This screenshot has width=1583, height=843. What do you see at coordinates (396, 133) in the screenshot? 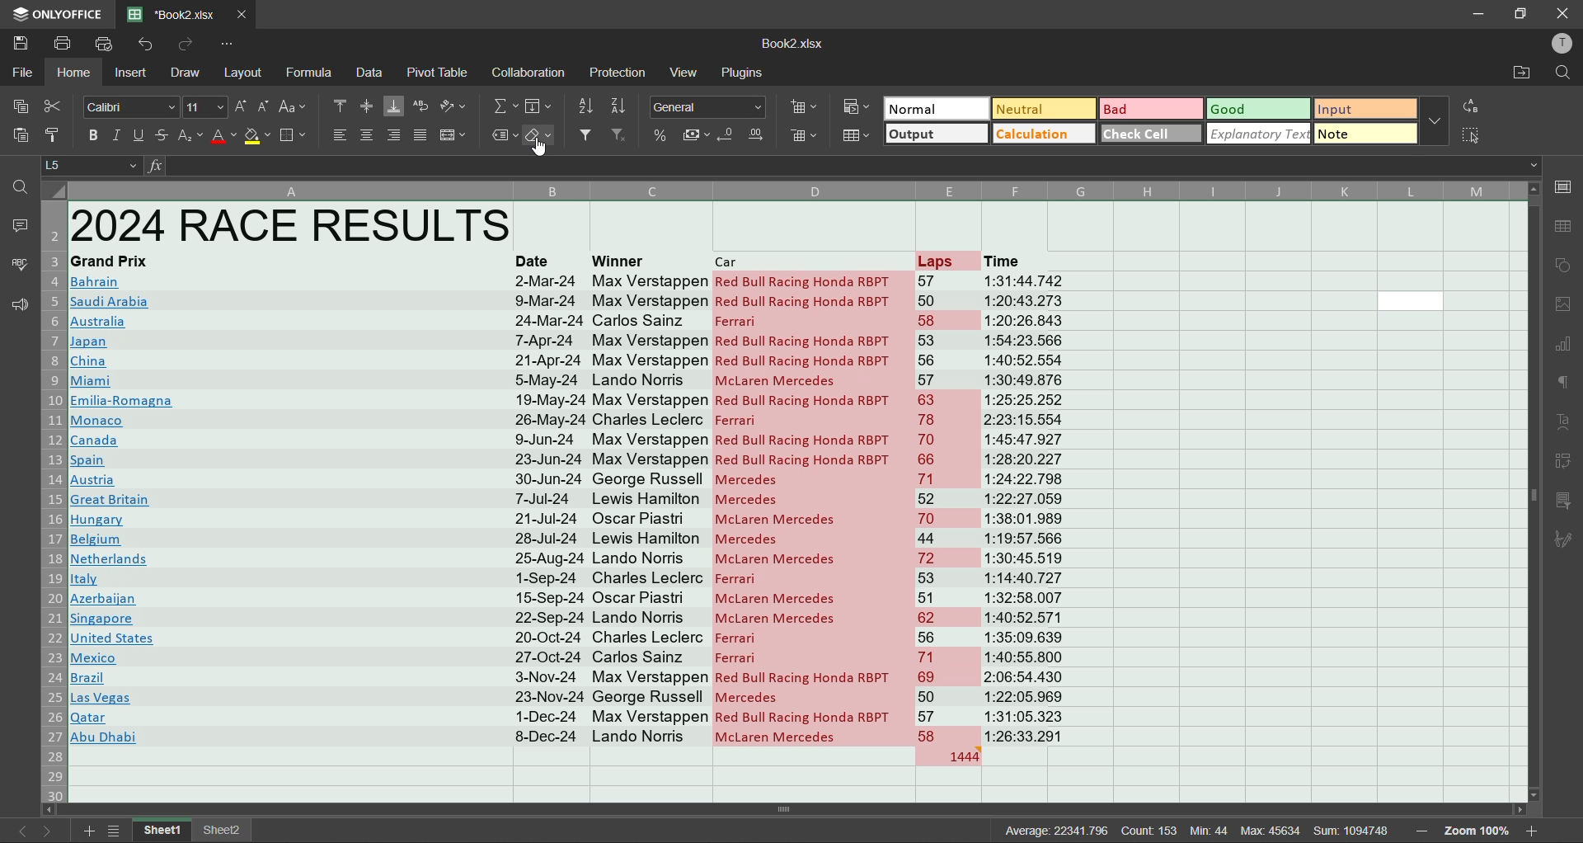
I see `align right` at bounding box center [396, 133].